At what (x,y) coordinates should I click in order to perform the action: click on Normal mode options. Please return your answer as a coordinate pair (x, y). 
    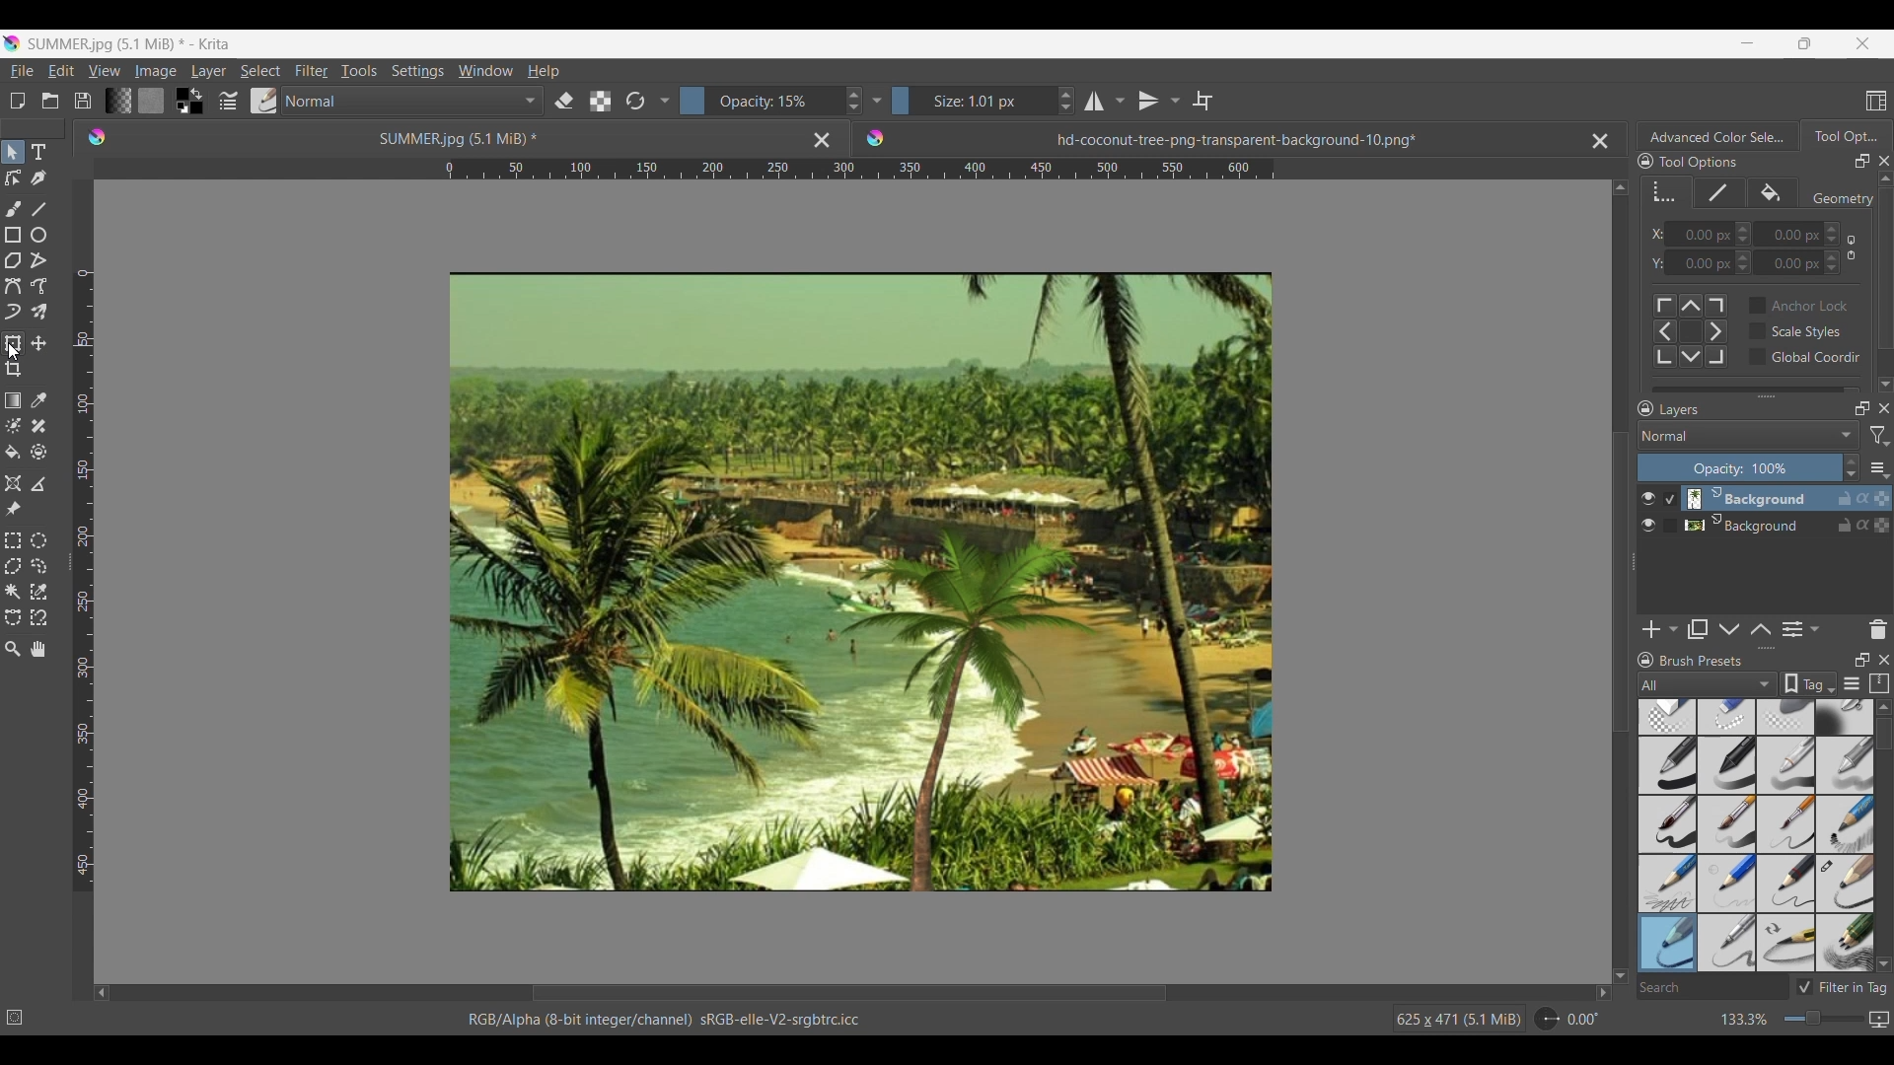
    Looking at the image, I should click on (1748, 435).